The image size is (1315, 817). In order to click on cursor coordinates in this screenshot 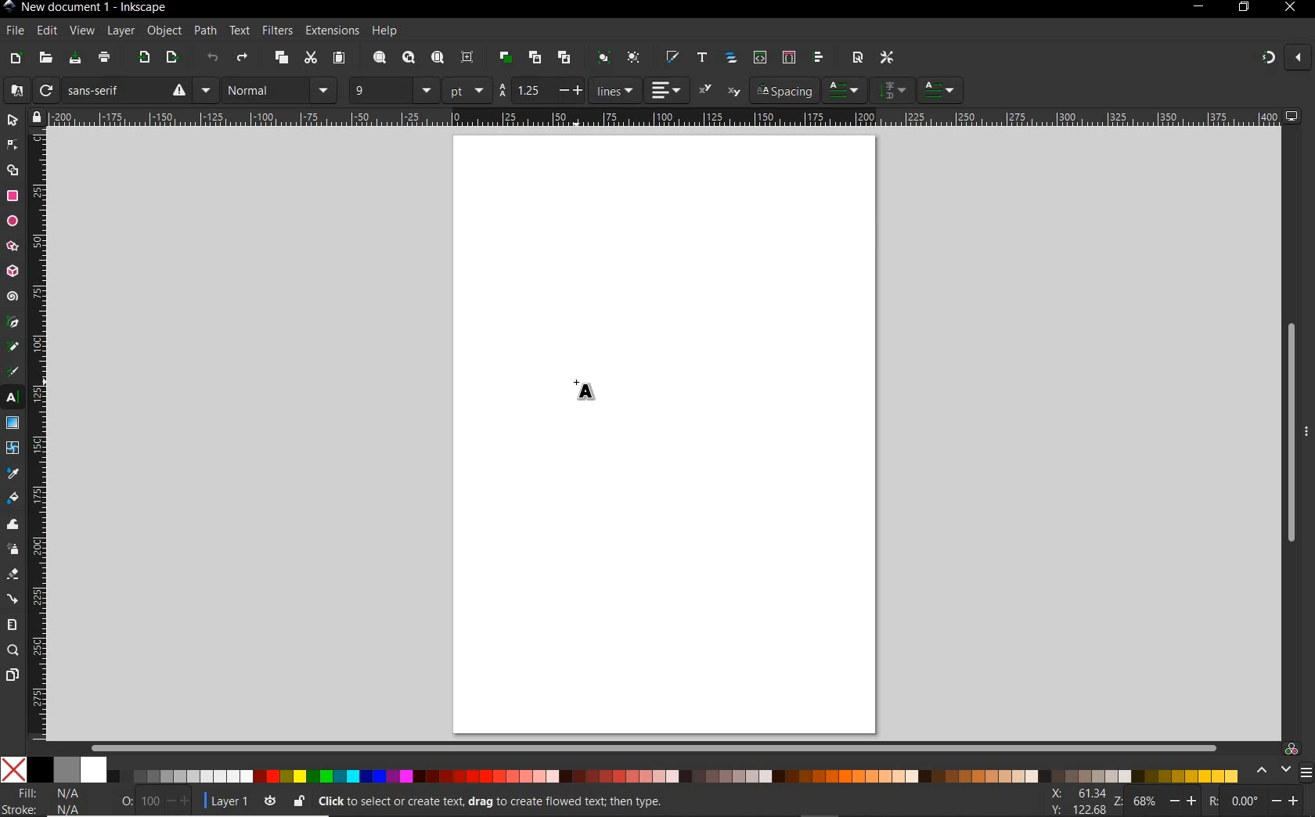, I will do `click(1075, 801)`.